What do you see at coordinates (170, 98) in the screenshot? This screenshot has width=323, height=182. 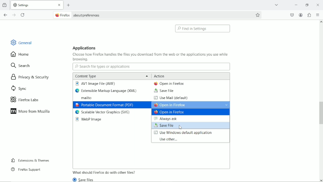 I see `Use mail (default)` at bounding box center [170, 98].